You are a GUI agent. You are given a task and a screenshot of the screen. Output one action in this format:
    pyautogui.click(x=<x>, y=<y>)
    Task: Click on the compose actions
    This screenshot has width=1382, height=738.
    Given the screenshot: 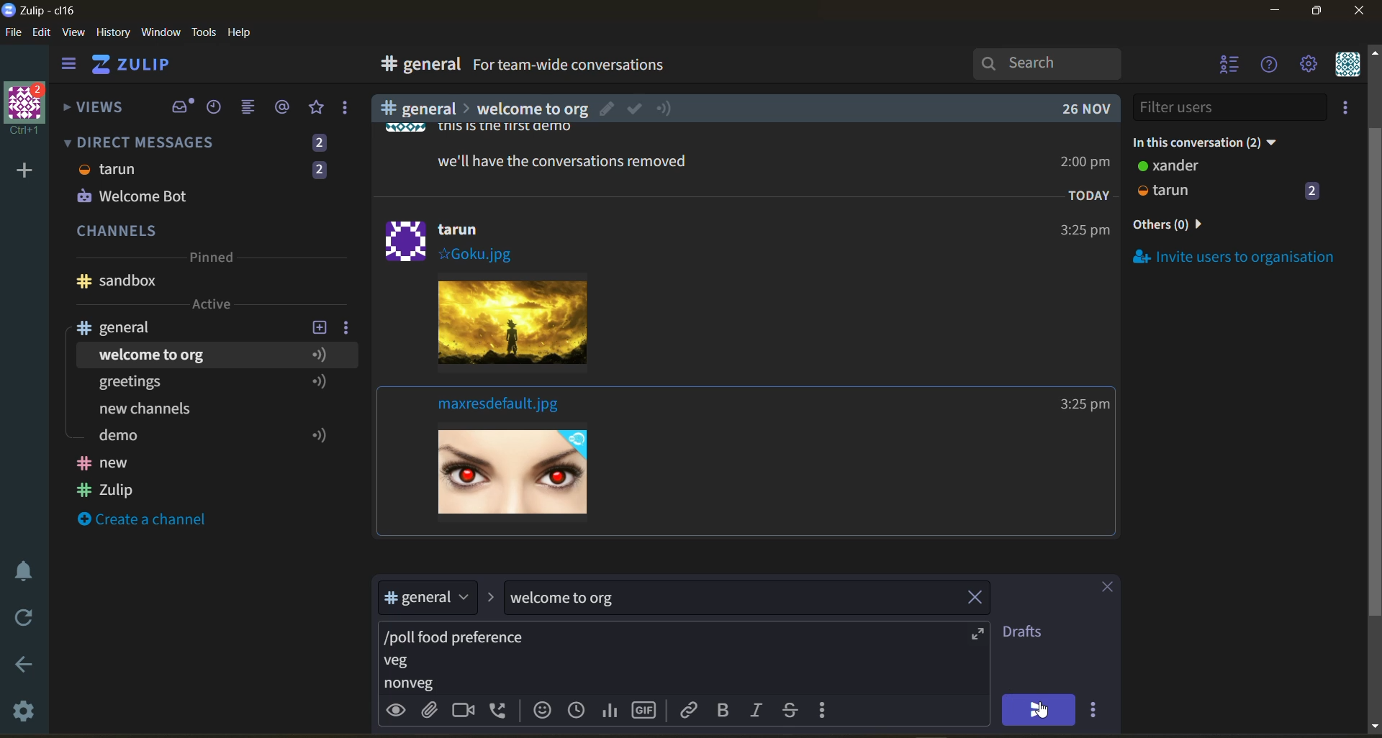 What is the action you would take?
    pyautogui.click(x=823, y=713)
    